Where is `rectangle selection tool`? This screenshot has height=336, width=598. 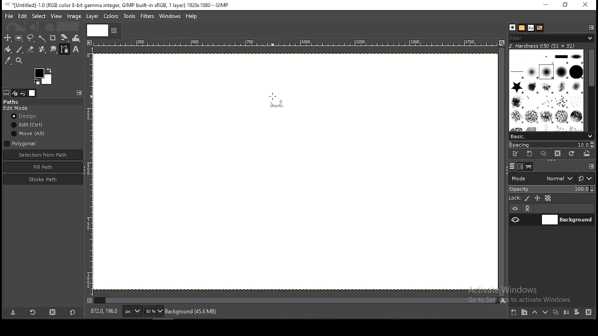
rectangle selection tool is located at coordinates (18, 37).